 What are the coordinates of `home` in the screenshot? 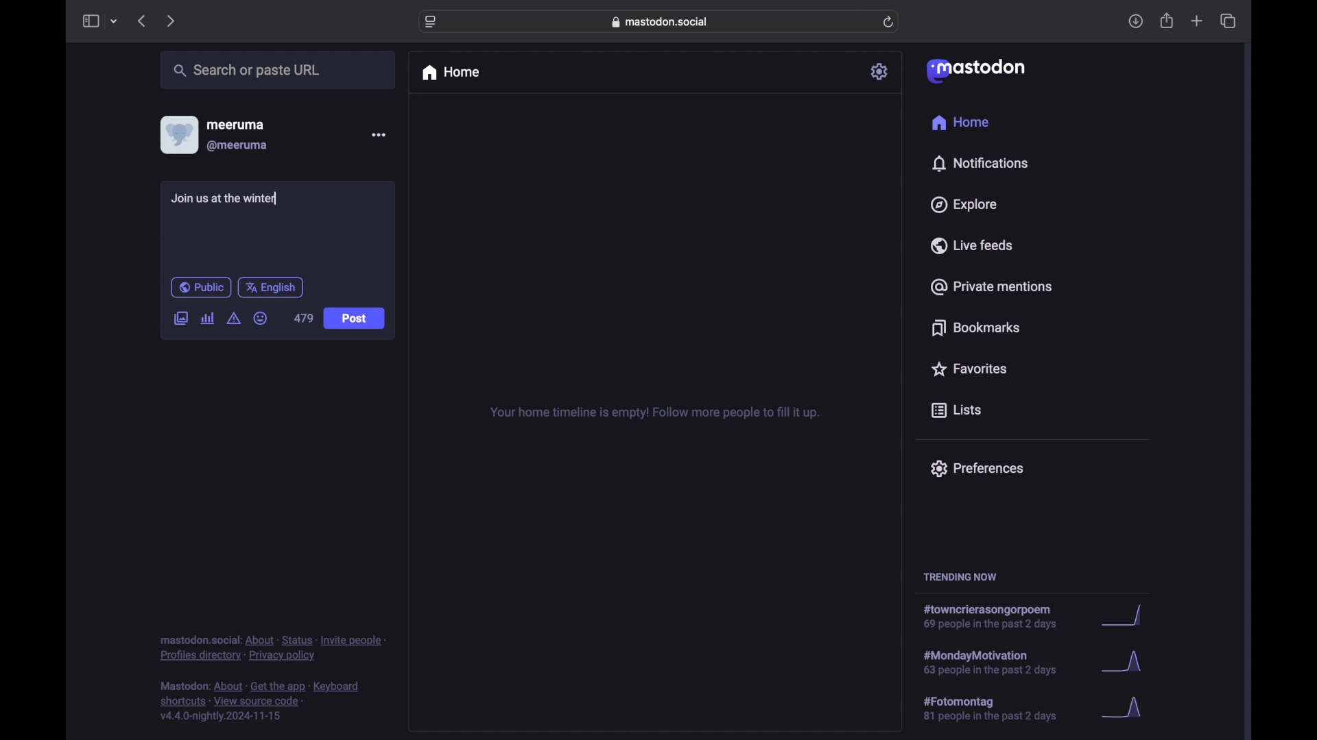 It's located at (450, 73).